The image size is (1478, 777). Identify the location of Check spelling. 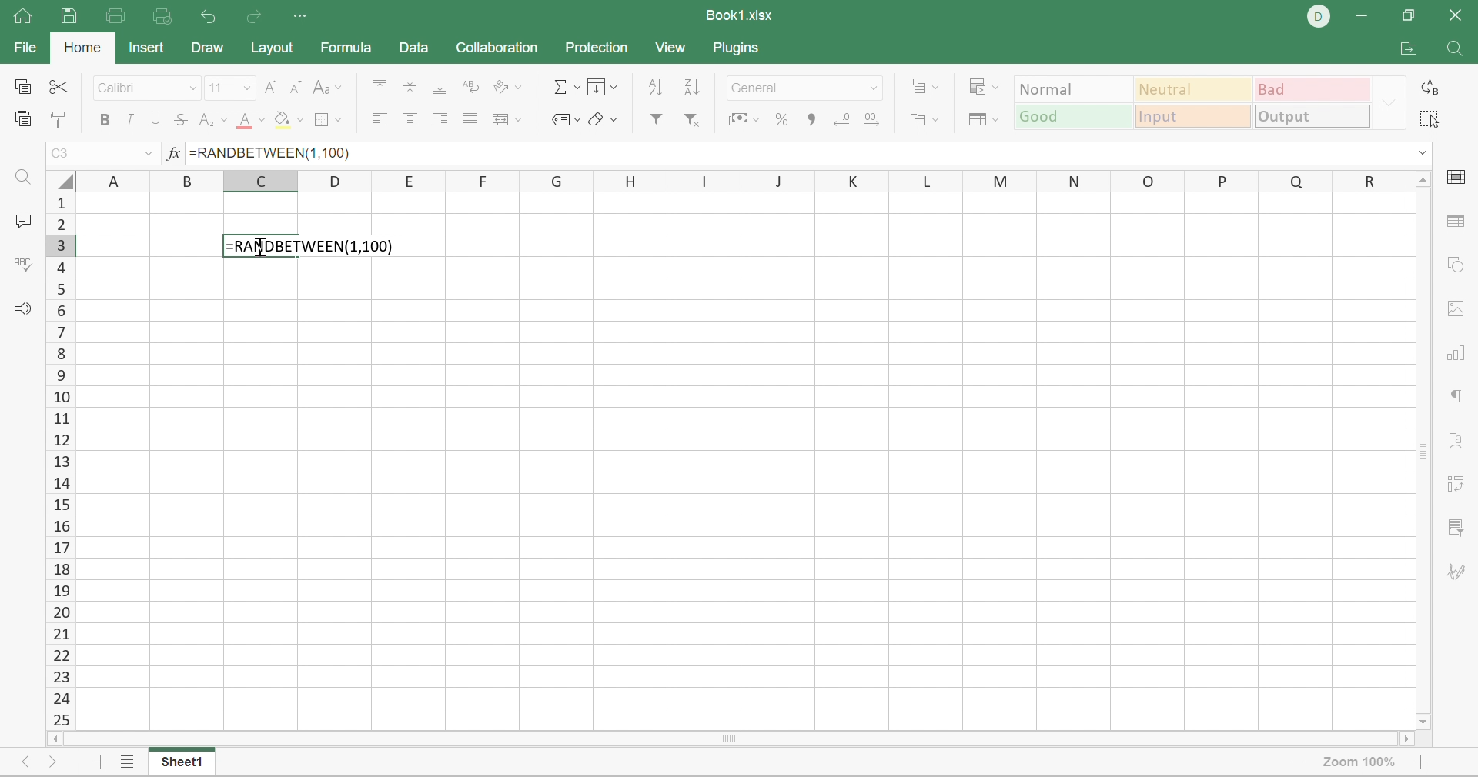
(19, 265).